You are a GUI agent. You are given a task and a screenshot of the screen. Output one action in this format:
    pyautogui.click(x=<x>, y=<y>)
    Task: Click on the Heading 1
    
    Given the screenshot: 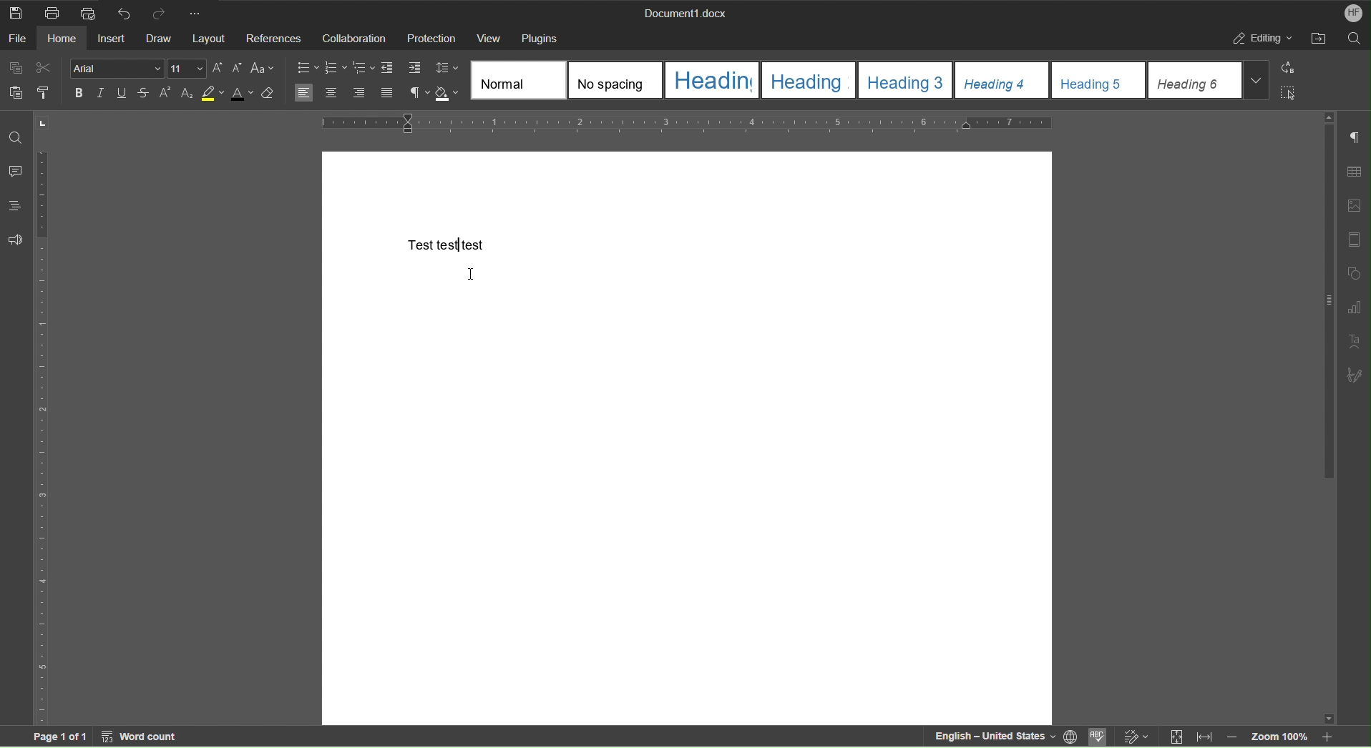 What is the action you would take?
    pyautogui.click(x=713, y=81)
    